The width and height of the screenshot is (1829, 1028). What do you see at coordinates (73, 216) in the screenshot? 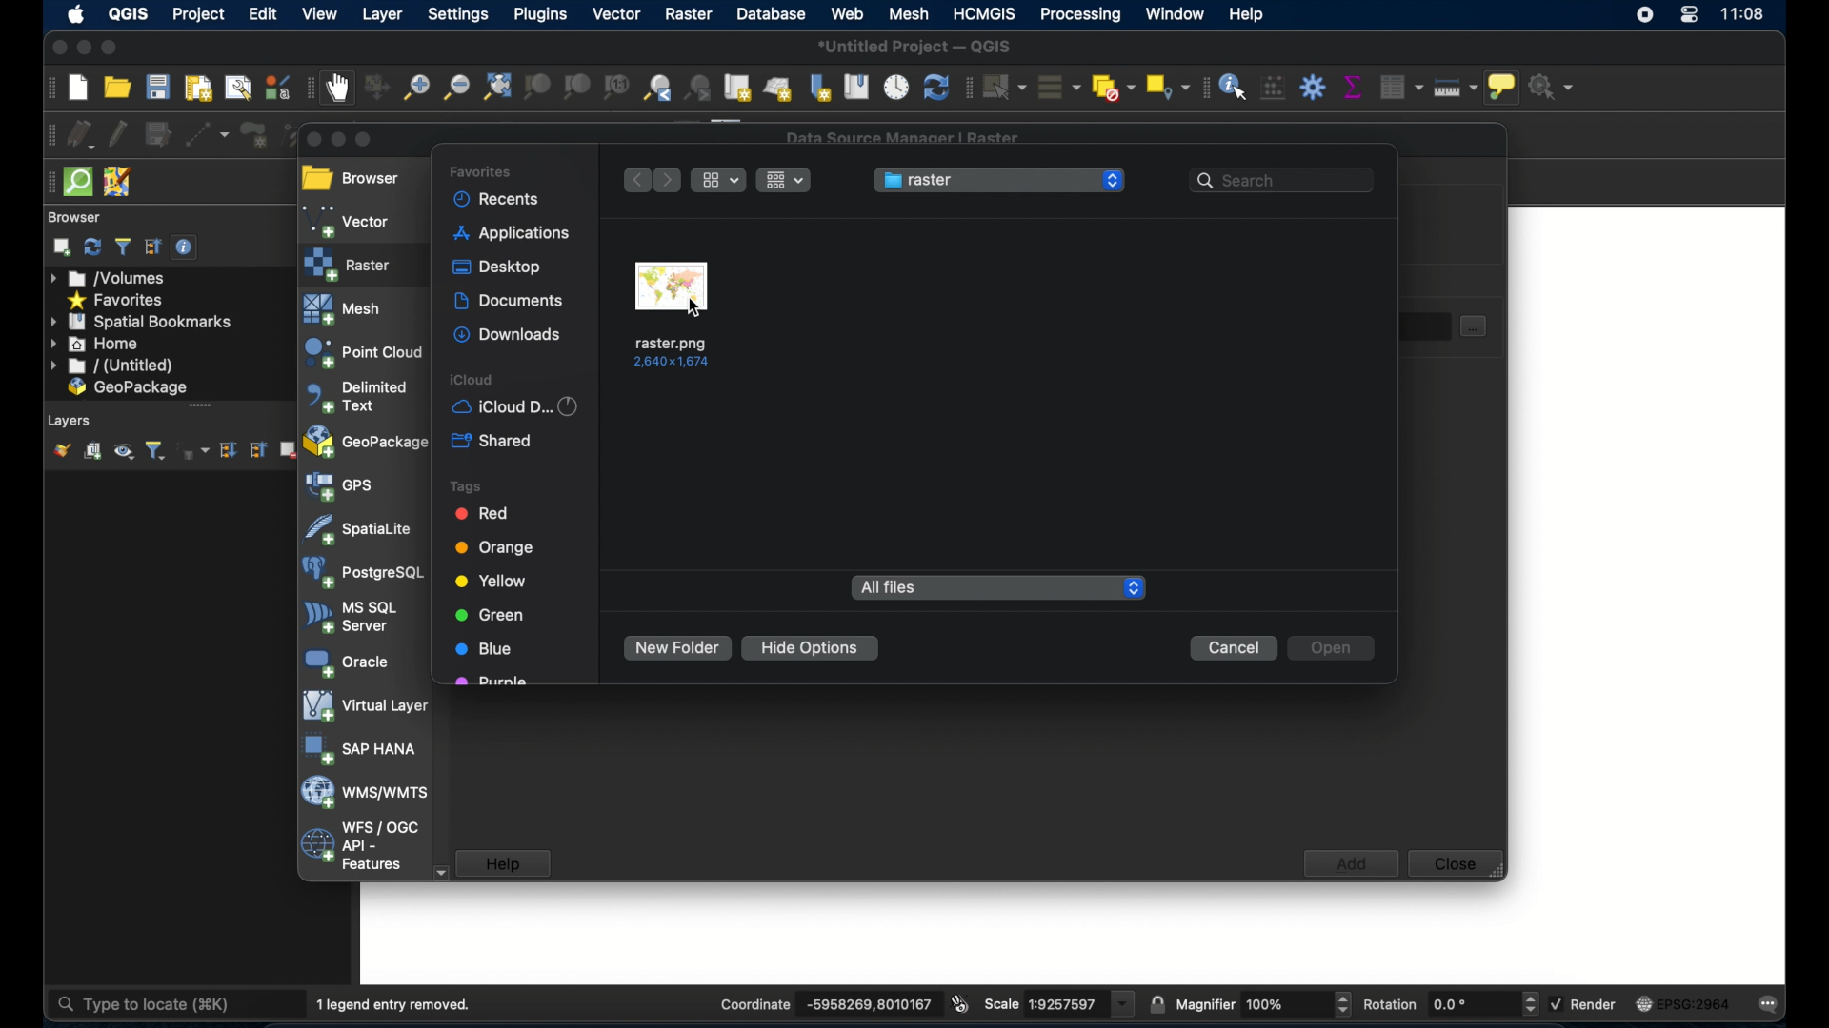
I see `browser` at bounding box center [73, 216].